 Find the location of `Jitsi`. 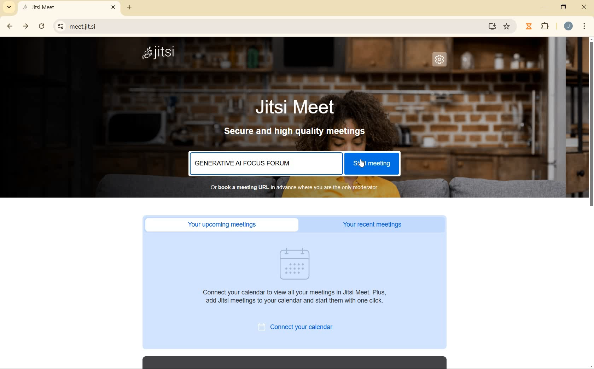

Jitsi is located at coordinates (159, 53).